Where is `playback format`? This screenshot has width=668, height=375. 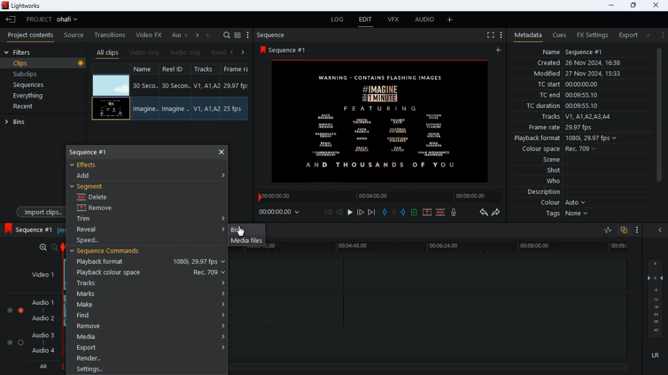 playback format is located at coordinates (567, 138).